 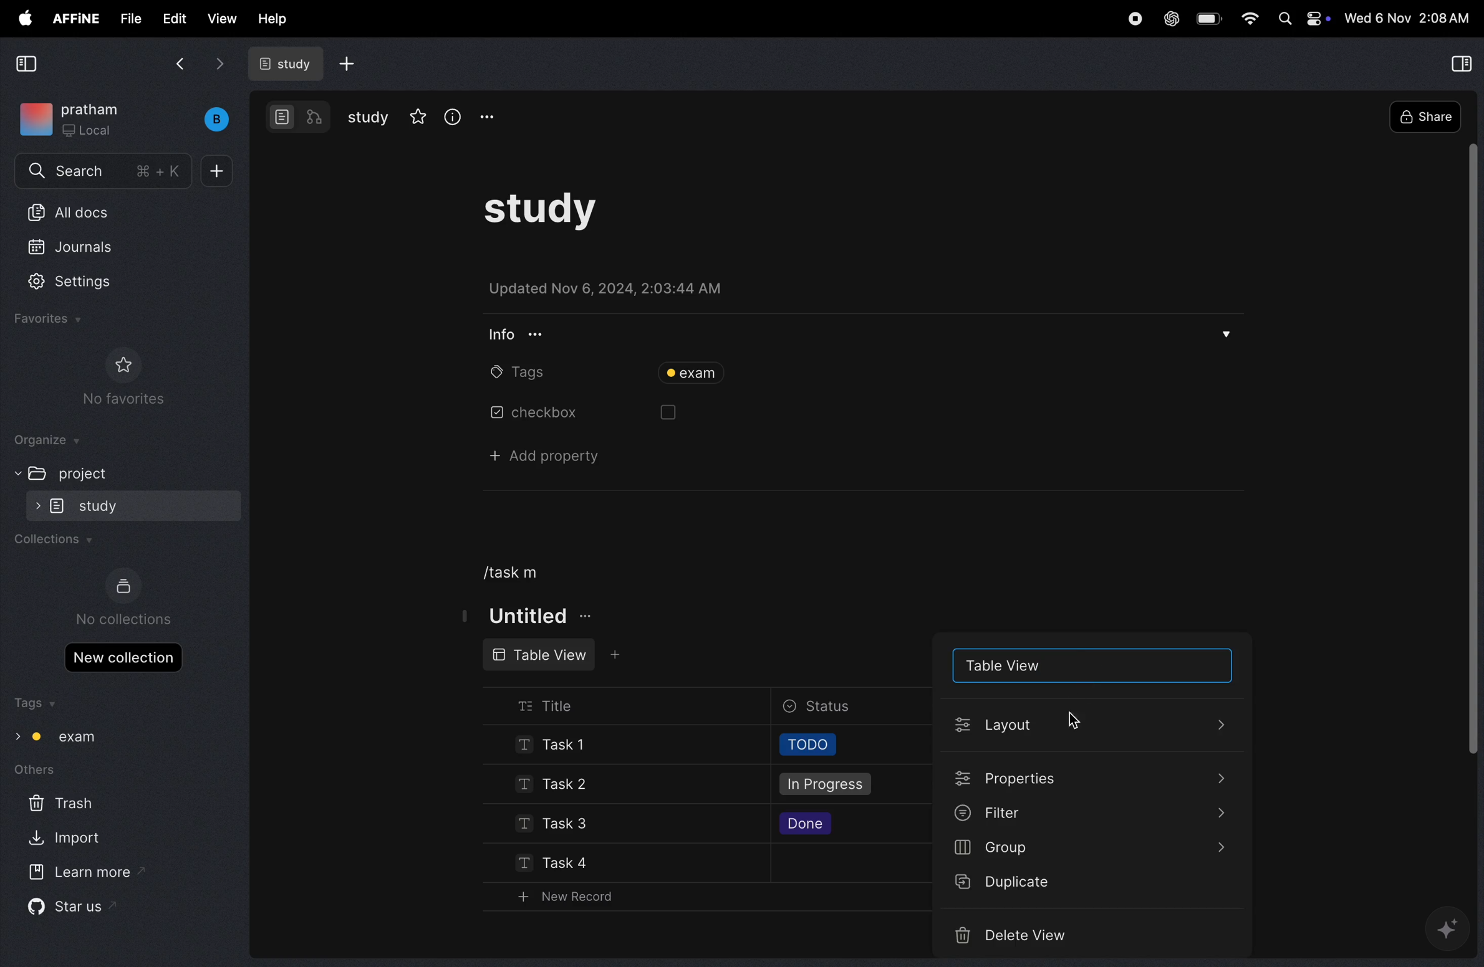 I want to click on chechbox, so click(x=517, y=414).